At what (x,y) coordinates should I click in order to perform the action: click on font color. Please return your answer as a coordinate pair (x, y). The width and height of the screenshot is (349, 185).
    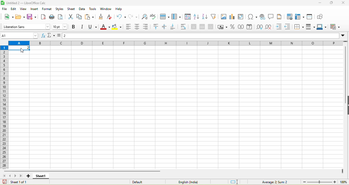
    Looking at the image, I should click on (106, 27).